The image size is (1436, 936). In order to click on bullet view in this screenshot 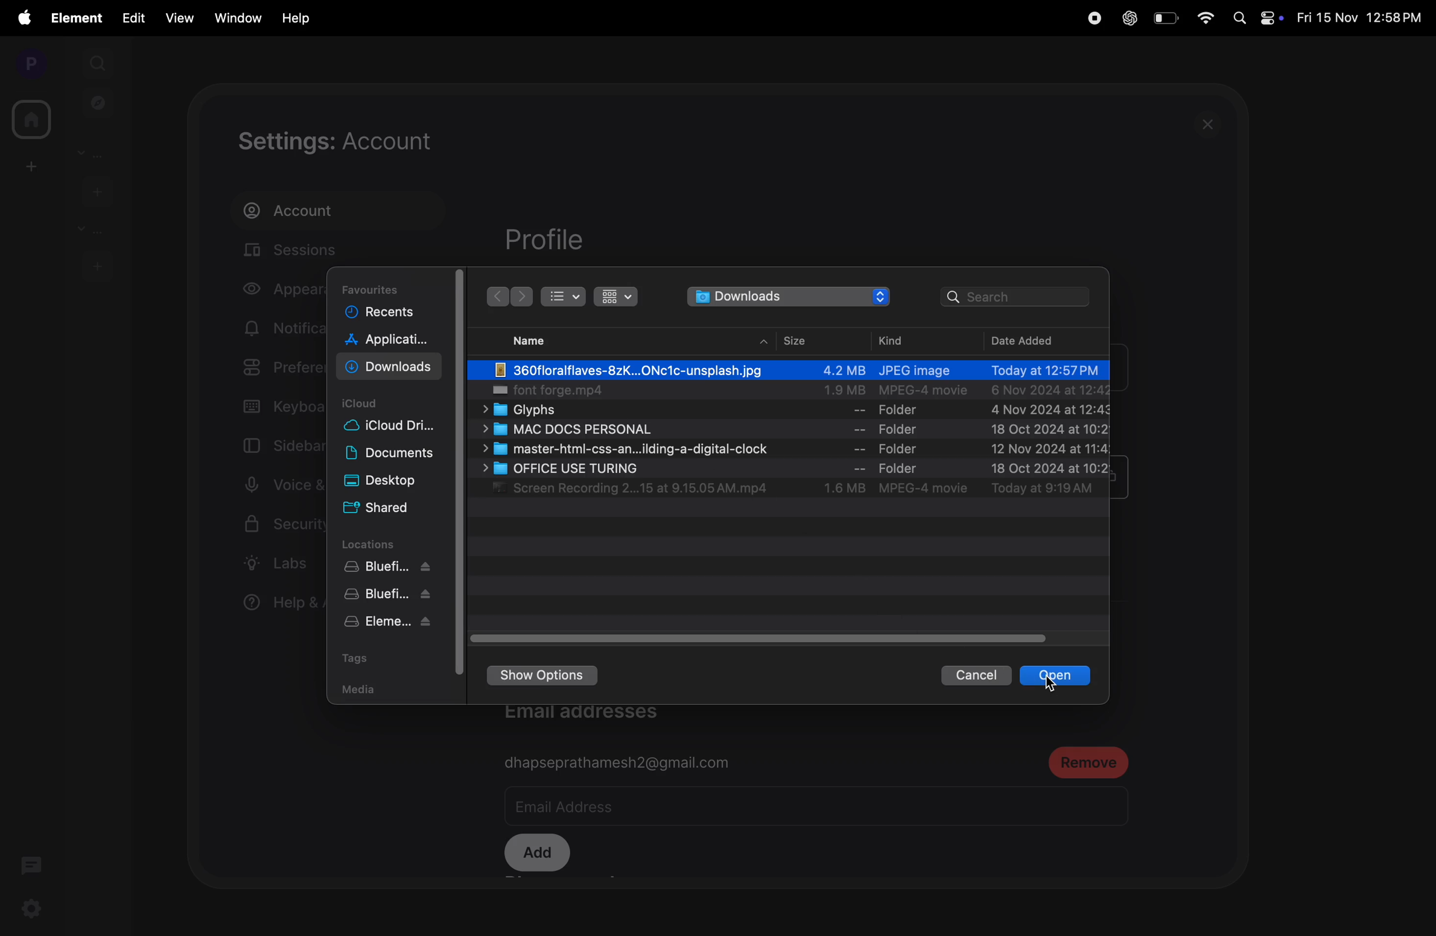, I will do `click(565, 296)`.